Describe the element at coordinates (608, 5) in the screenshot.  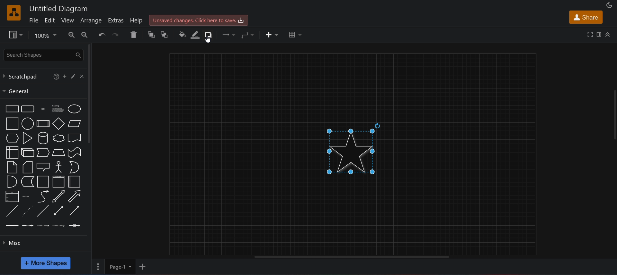
I see `appearance` at that location.